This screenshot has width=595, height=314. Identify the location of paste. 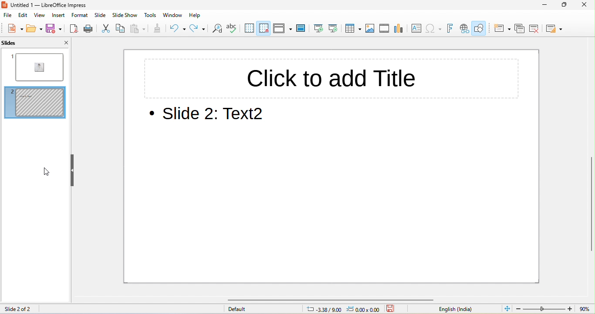
(139, 29).